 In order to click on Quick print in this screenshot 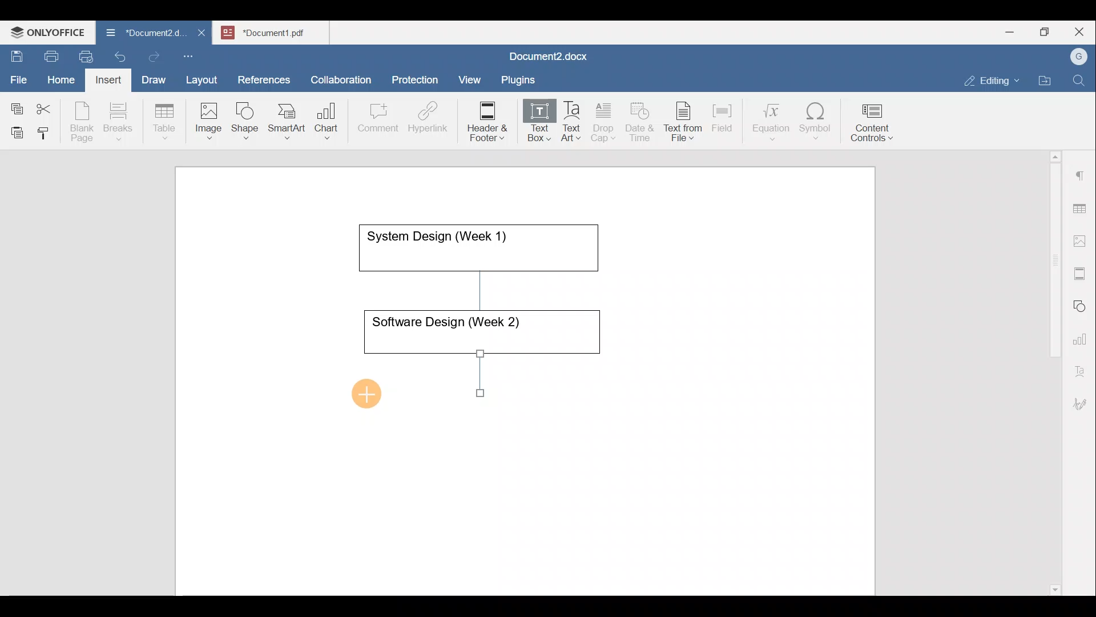, I will do `click(83, 55)`.